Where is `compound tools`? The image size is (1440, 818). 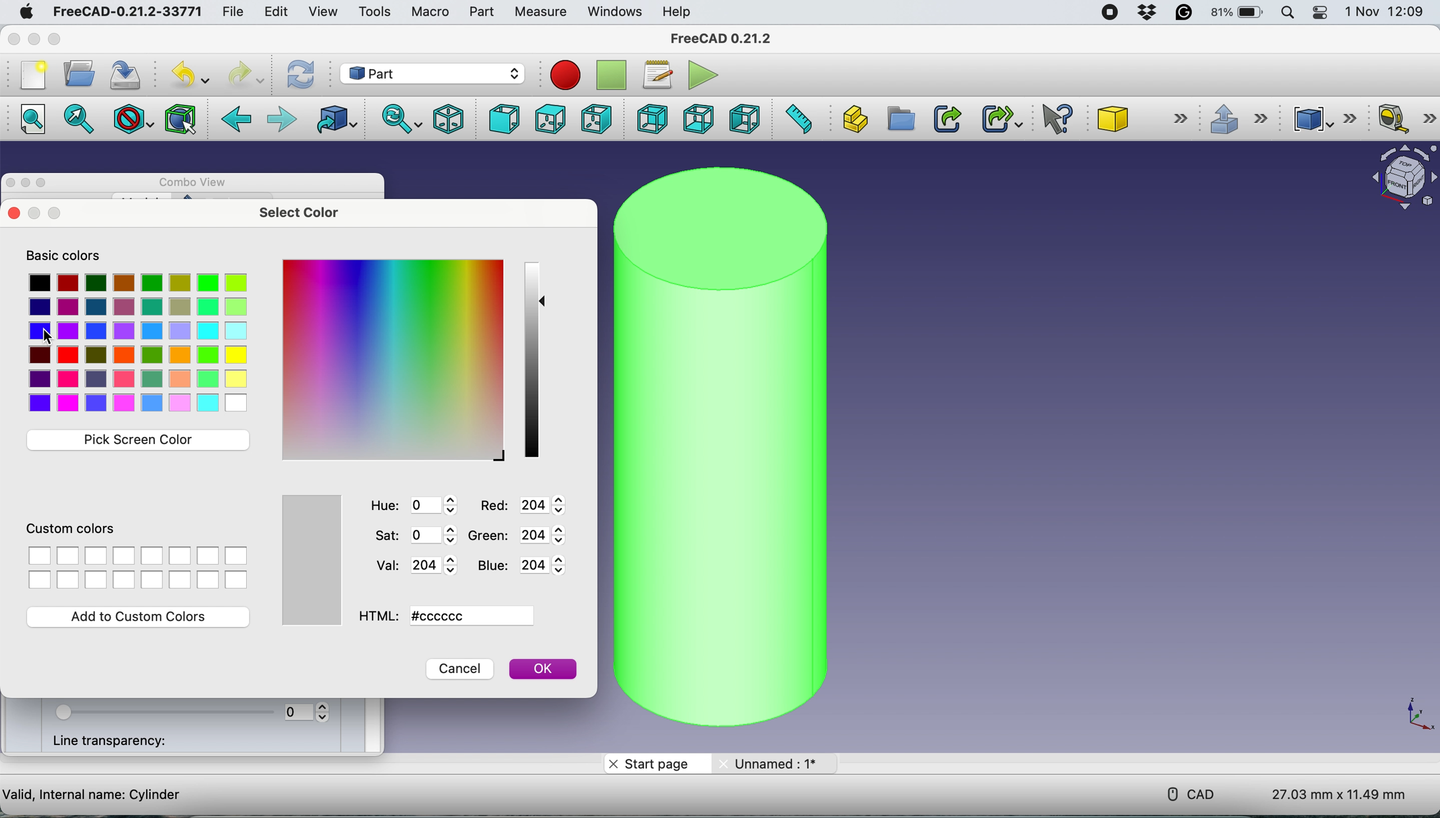 compound tools is located at coordinates (1323, 118).